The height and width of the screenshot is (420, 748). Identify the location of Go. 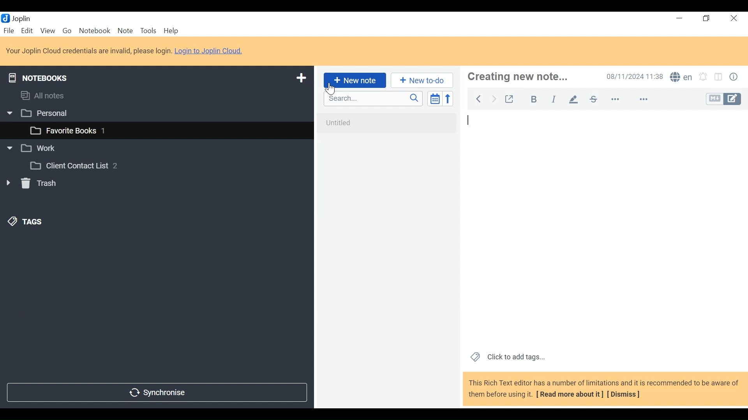
(66, 31).